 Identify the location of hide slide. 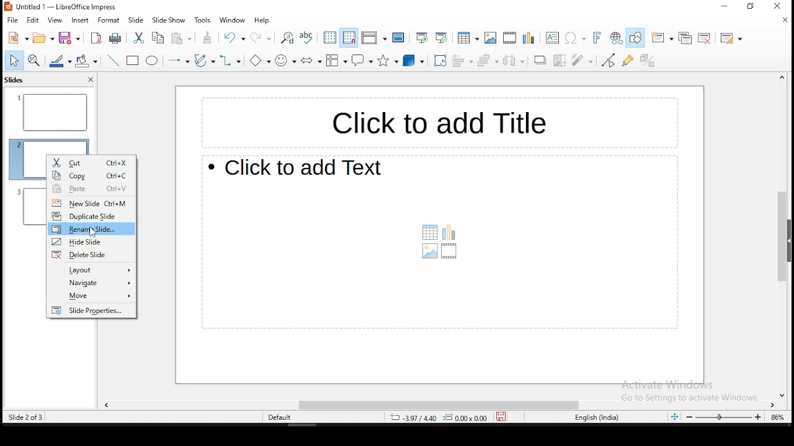
(92, 242).